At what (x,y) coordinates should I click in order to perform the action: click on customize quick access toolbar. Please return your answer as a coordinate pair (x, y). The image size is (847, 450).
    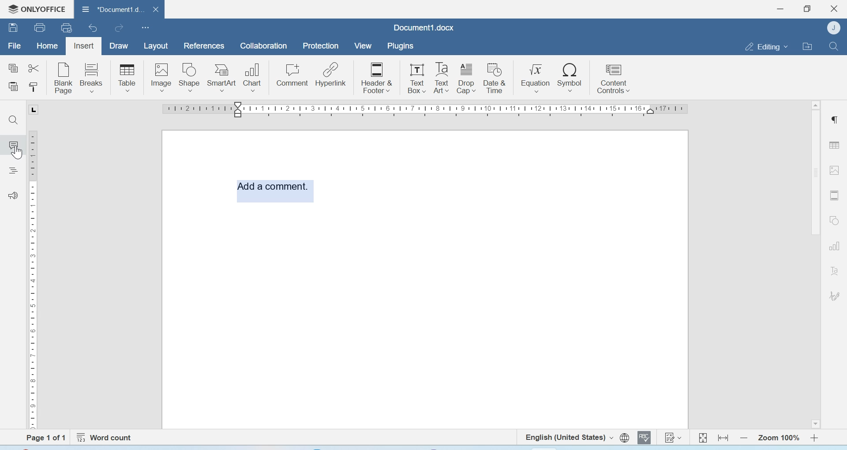
    Looking at the image, I should click on (146, 27).